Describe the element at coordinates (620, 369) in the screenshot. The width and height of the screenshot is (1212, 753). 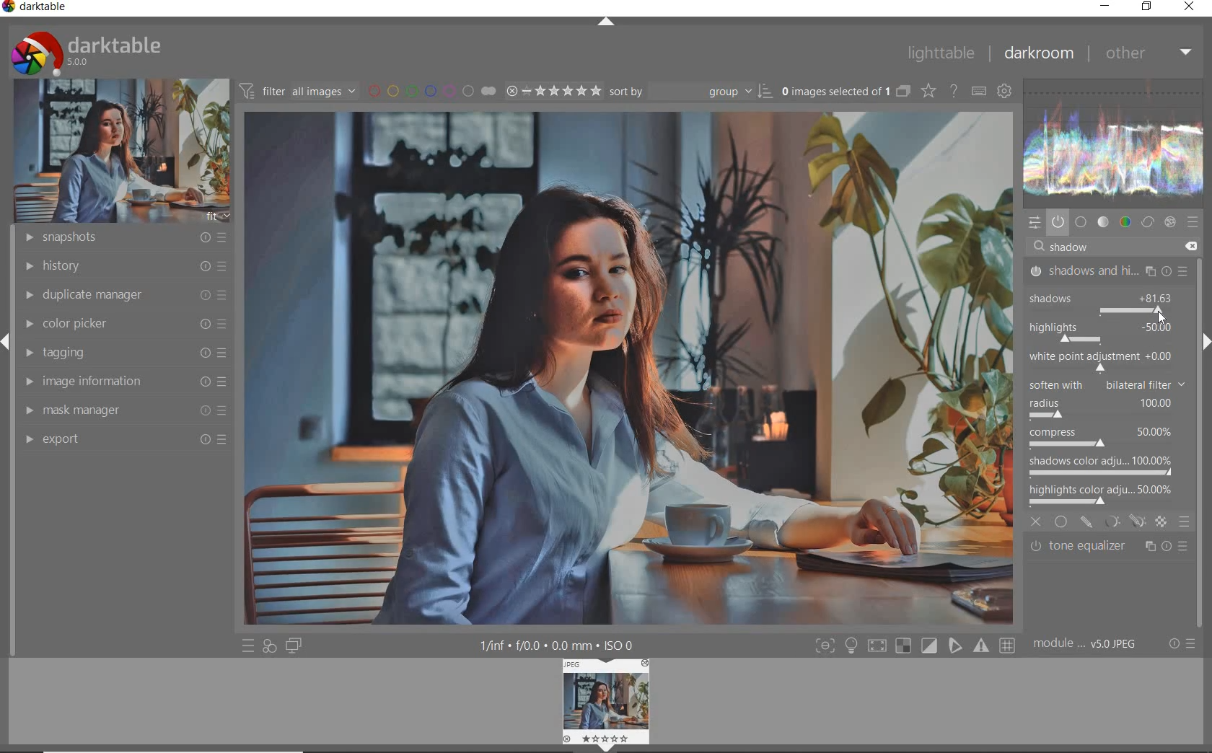
I see `selected image` at that location.